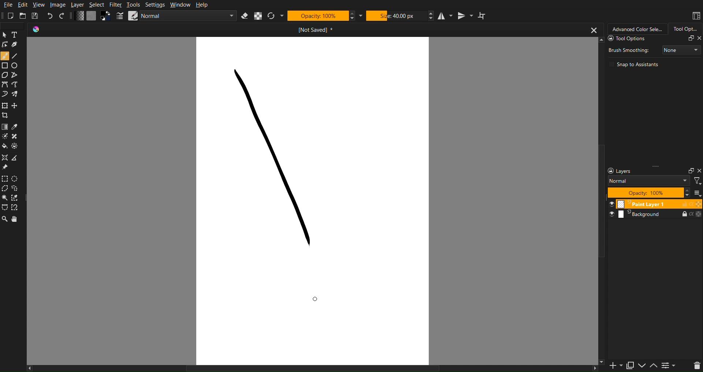 The image size is (703, 372). I want to click on Color Fill, so click(5, 145).